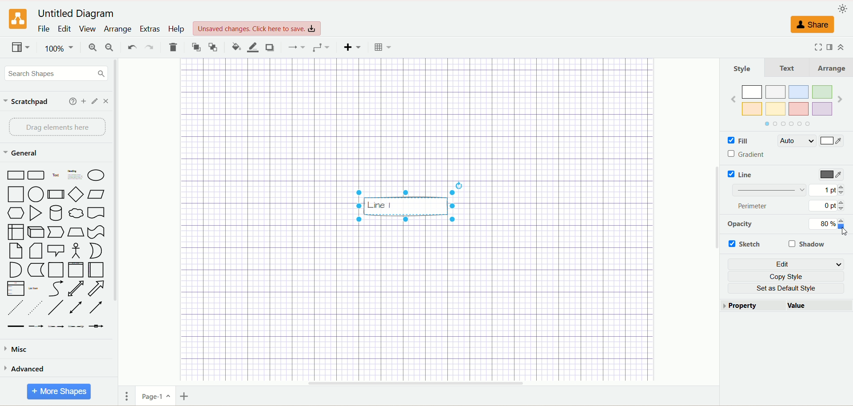 The height and width of the screenshot is (406, 853). I want to click on Curve, so click(56, 289).